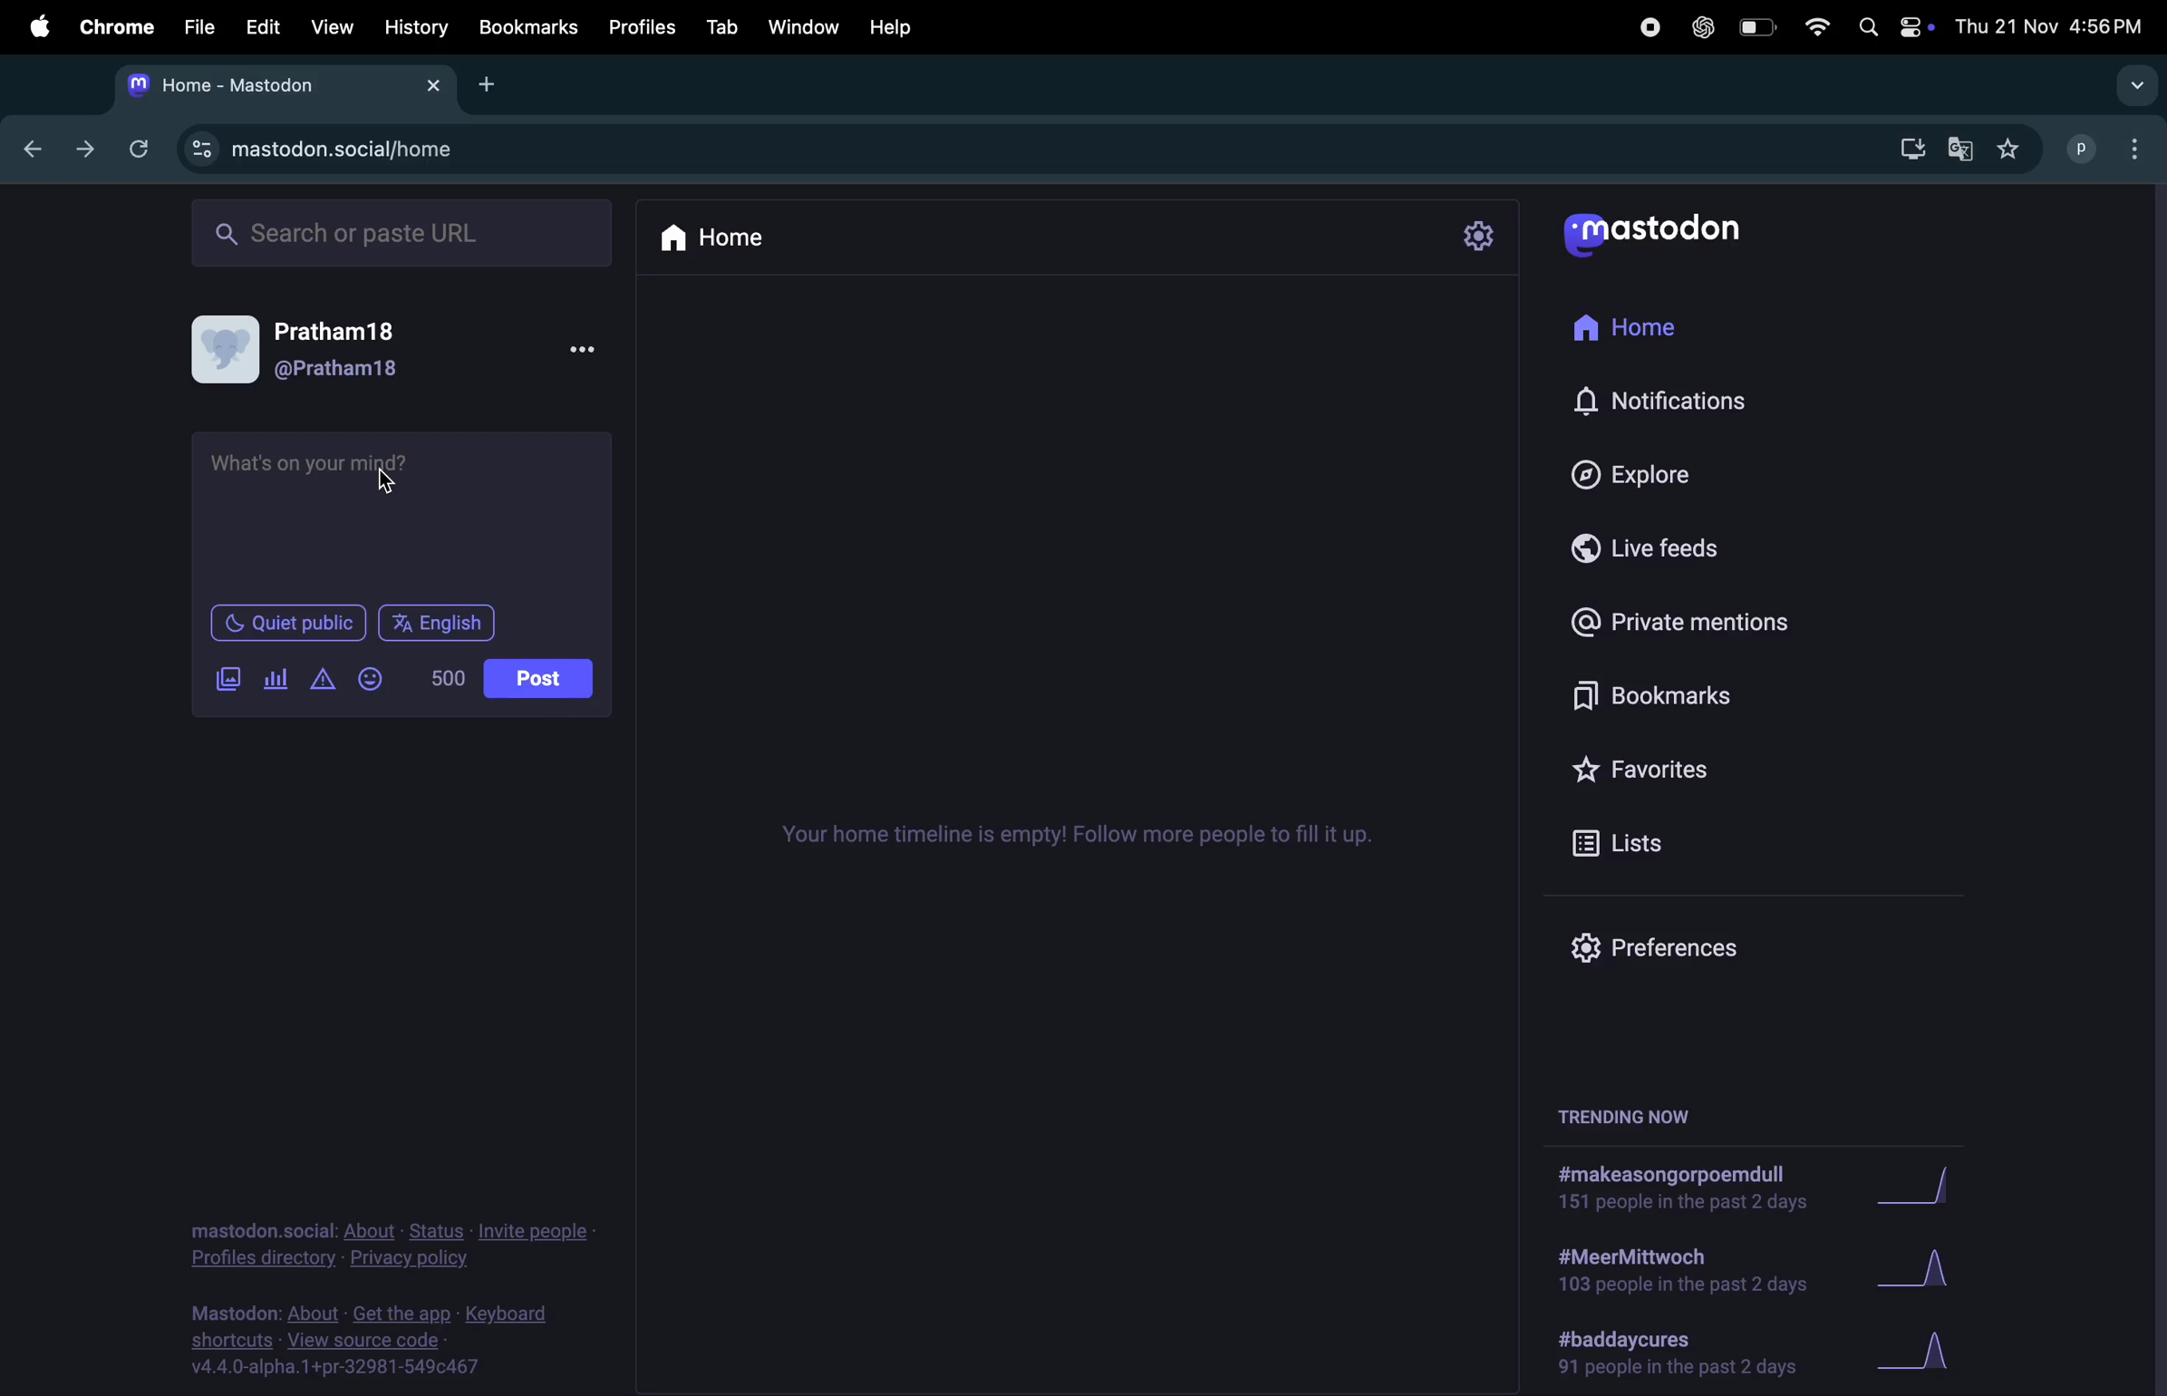 The height and width of the screenshot is (1396, 2167). What do you see at coordinates (528, 29) in the screenshot?
I see `bookmarks` at bounding box center [528, 29].